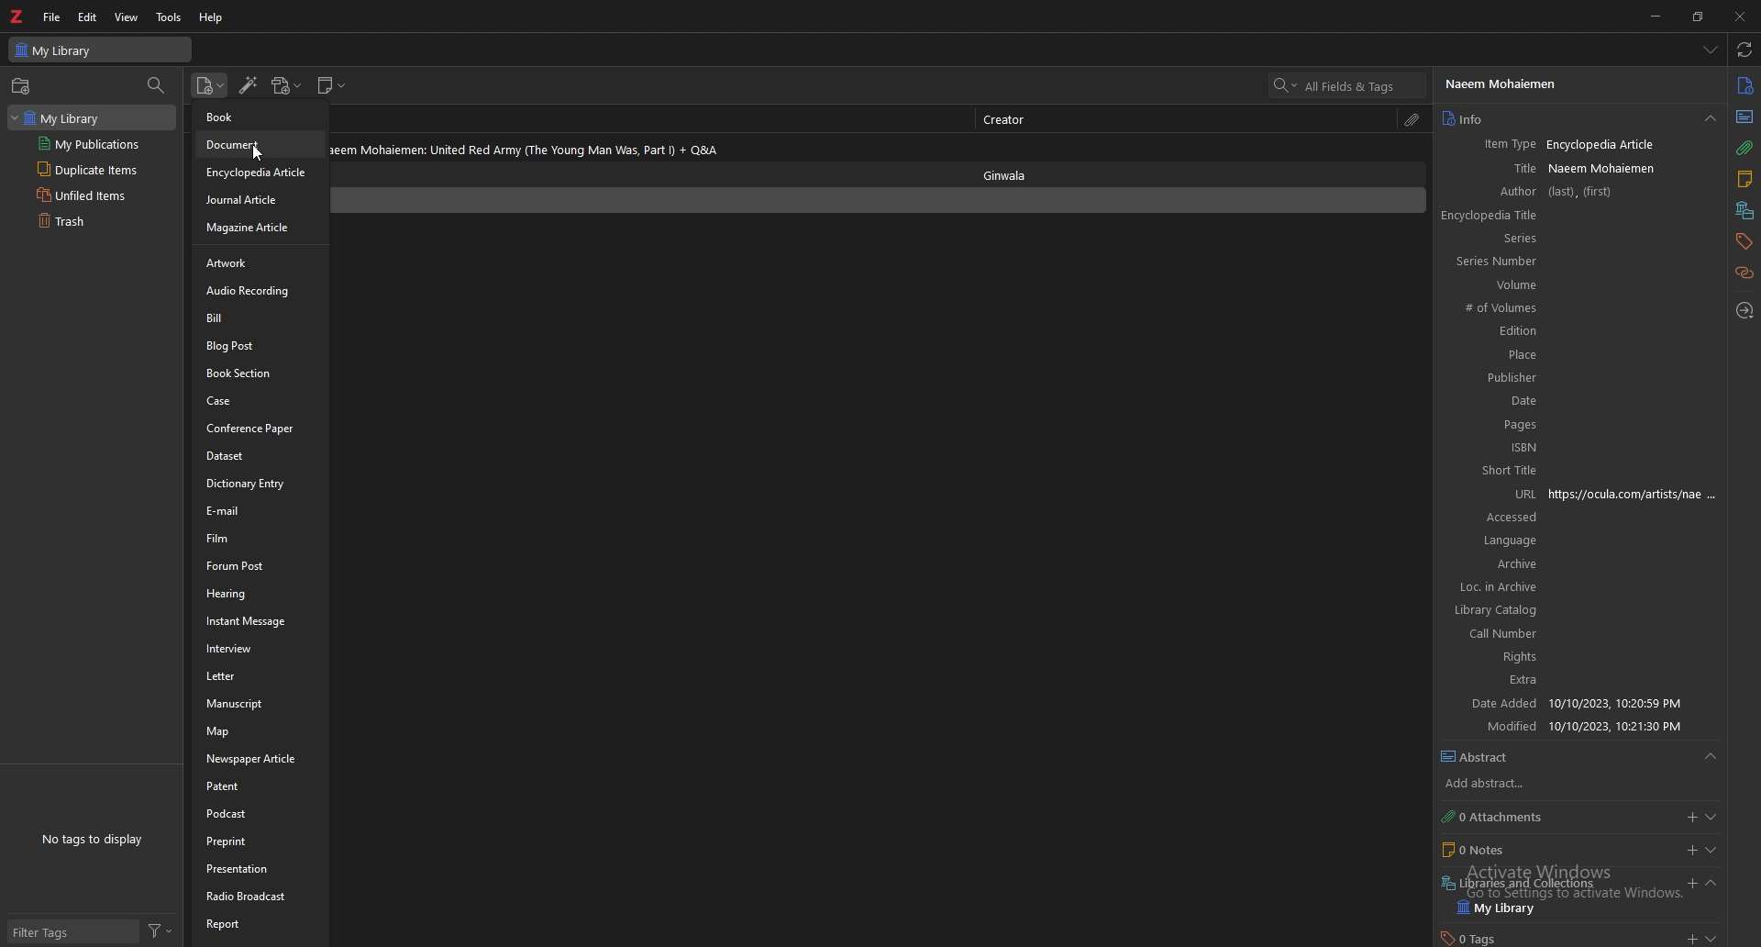  I want to click on my publications, so click(90, 145).